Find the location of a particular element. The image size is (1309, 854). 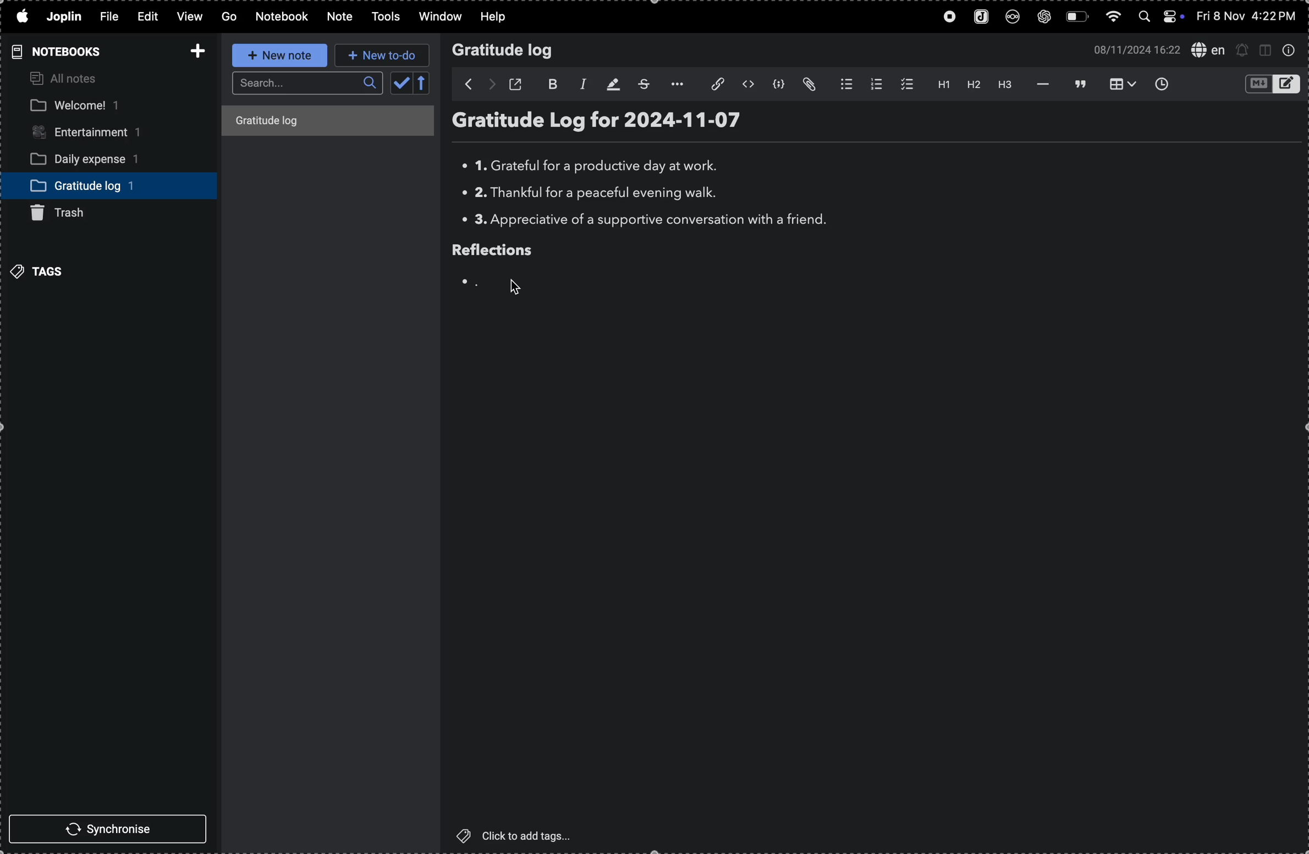

apple widgets is located at coordinates (1158, 15).